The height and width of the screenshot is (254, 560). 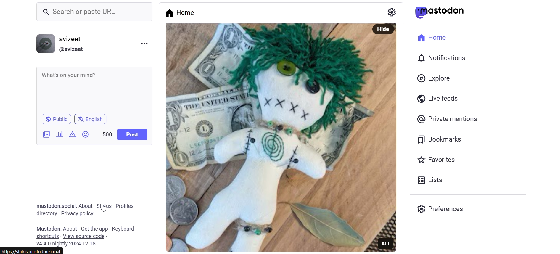 I want to click on public, so click(x=56, y=119).